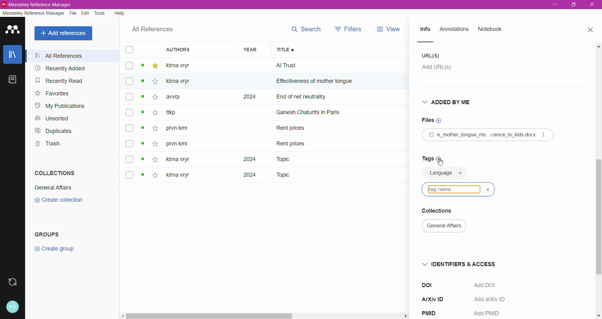 The image size is (602, 319). I want to click on Collections, so click(442, 211).